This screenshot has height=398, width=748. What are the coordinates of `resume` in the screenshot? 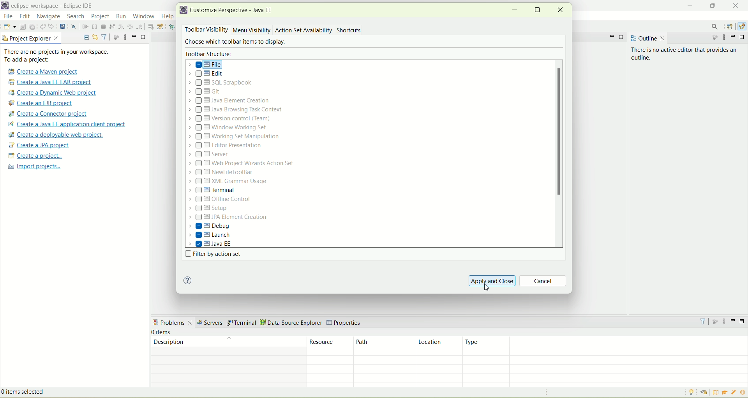 It's located at (85, 28).